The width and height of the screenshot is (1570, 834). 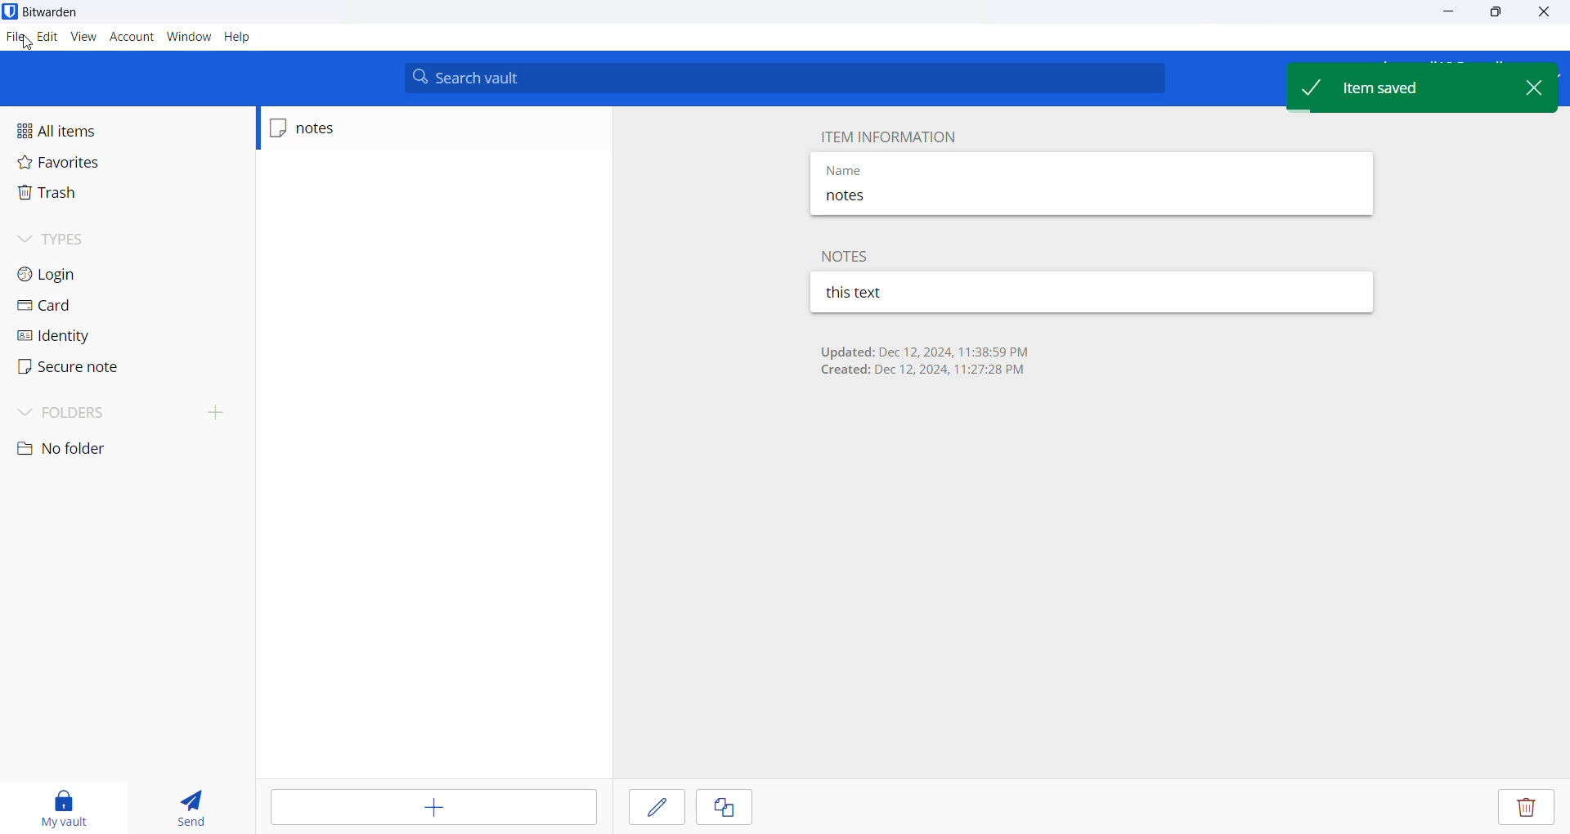 I want to click on search vault, so click(x=787, y=78).